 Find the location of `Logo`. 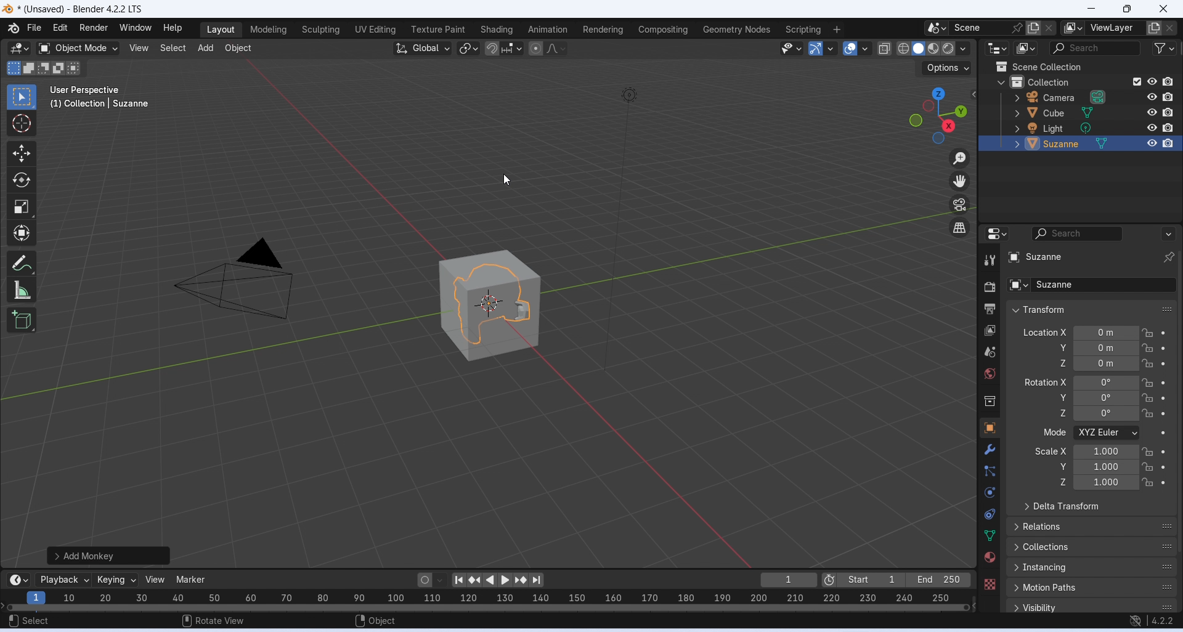

Logo is located at coordinates (13, 28).